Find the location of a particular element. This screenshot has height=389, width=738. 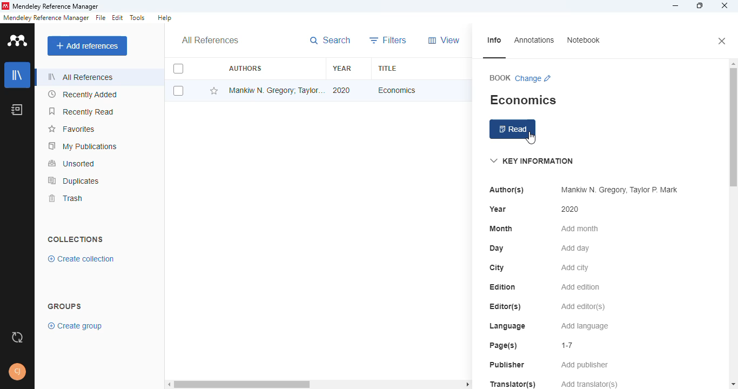

close is located at coordinates (725, 6).